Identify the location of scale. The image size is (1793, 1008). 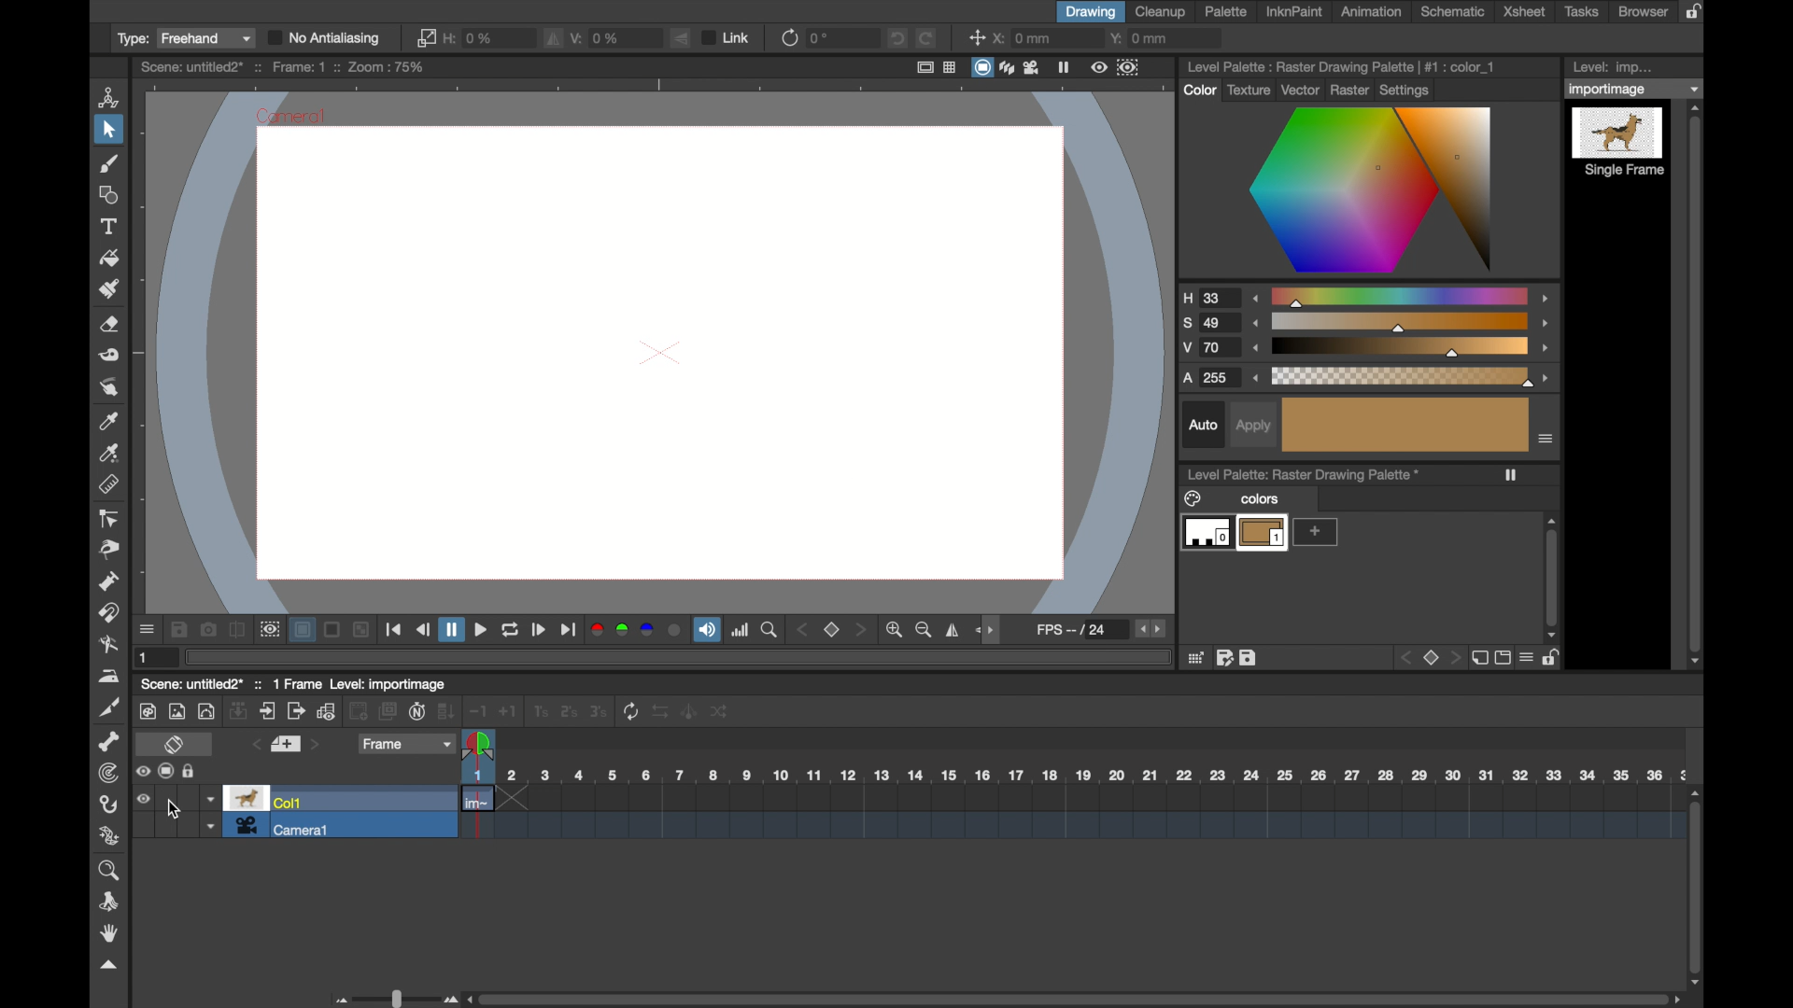
(1400, 348).